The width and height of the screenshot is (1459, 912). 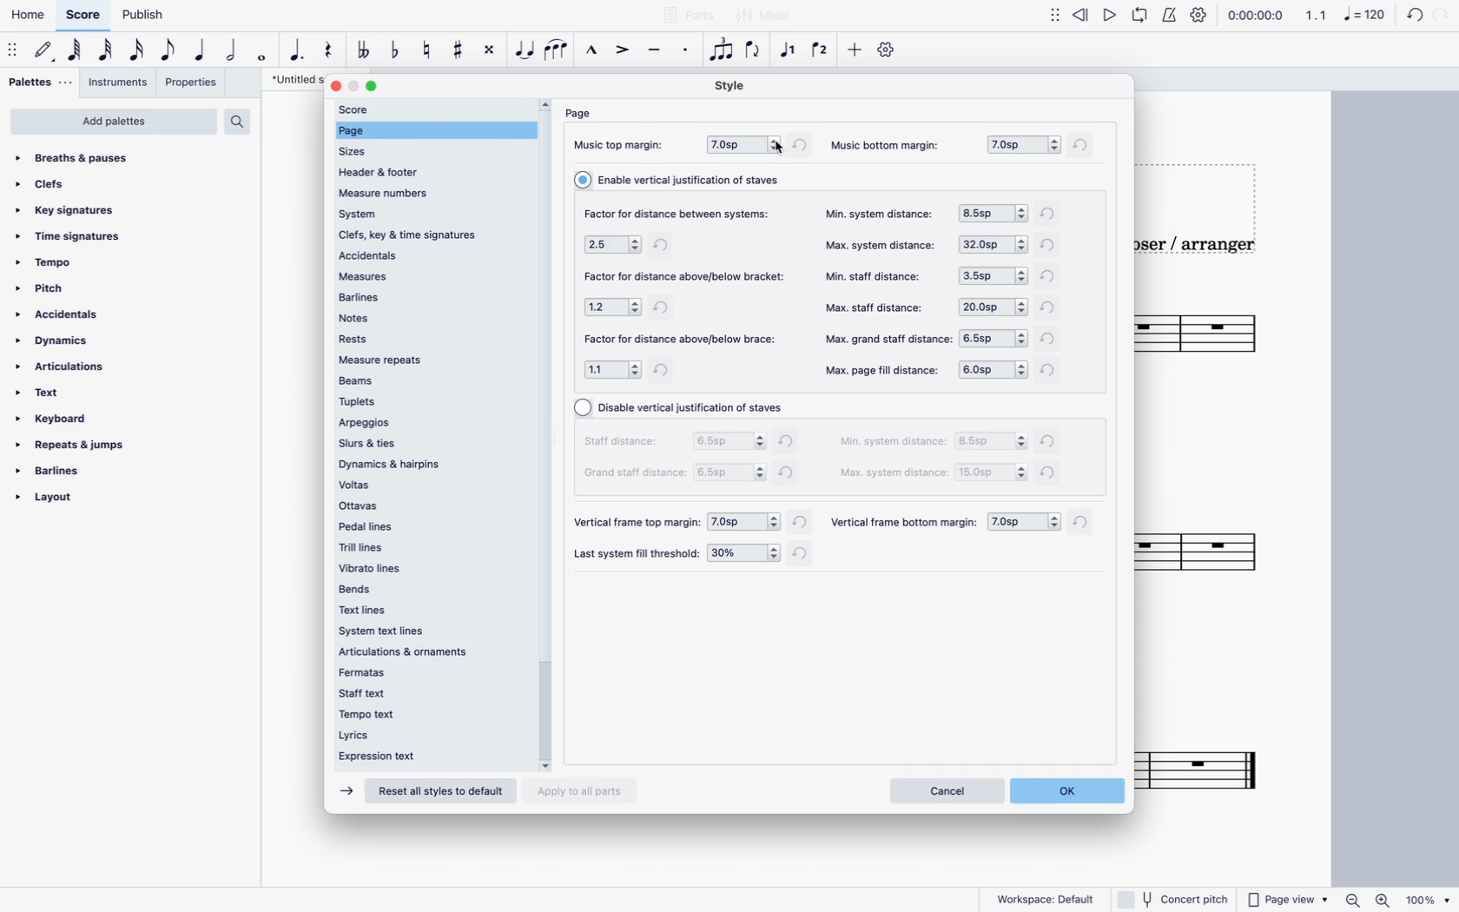 I want to click on refresh, so click(x=1049, y=368).